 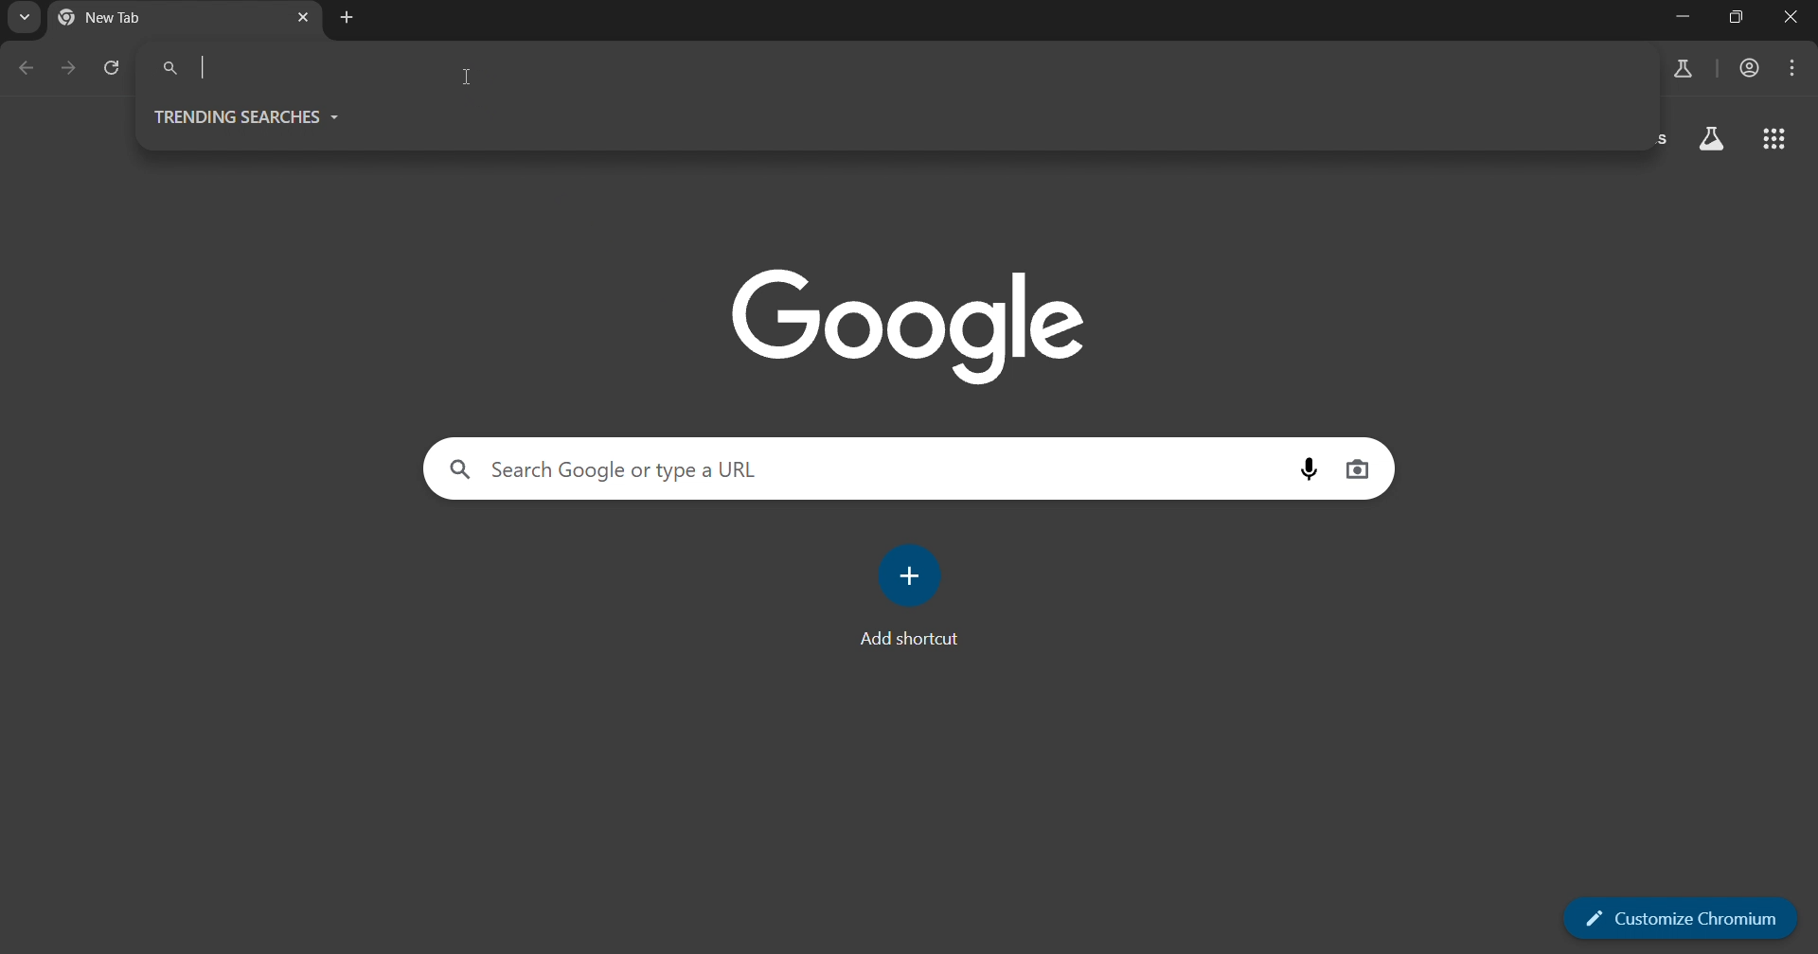 What do you see at coordinates (919, 595) in the screenshot?
I see `add shortcut` at bounding box center [919, 595].